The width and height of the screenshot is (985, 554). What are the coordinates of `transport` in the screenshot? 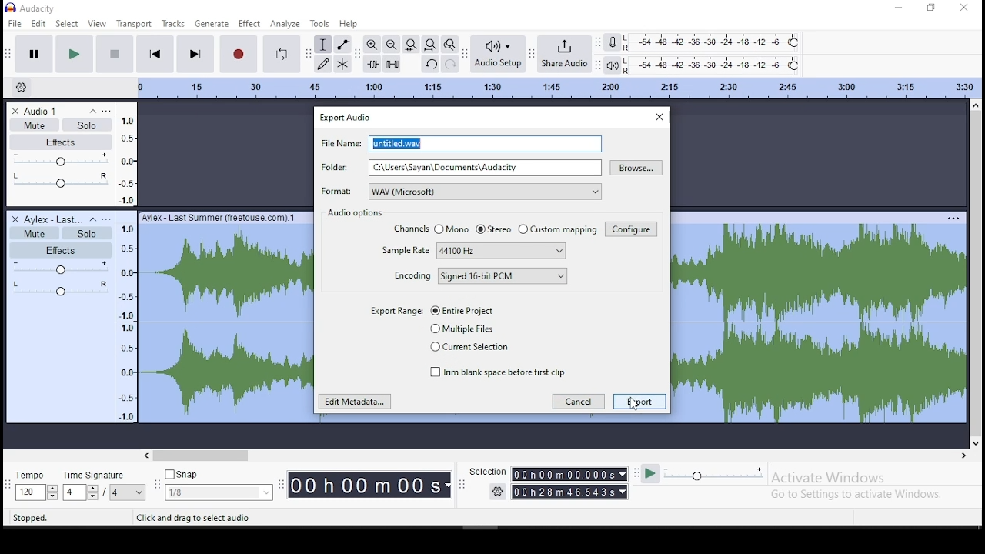 It's located at (135, 24).